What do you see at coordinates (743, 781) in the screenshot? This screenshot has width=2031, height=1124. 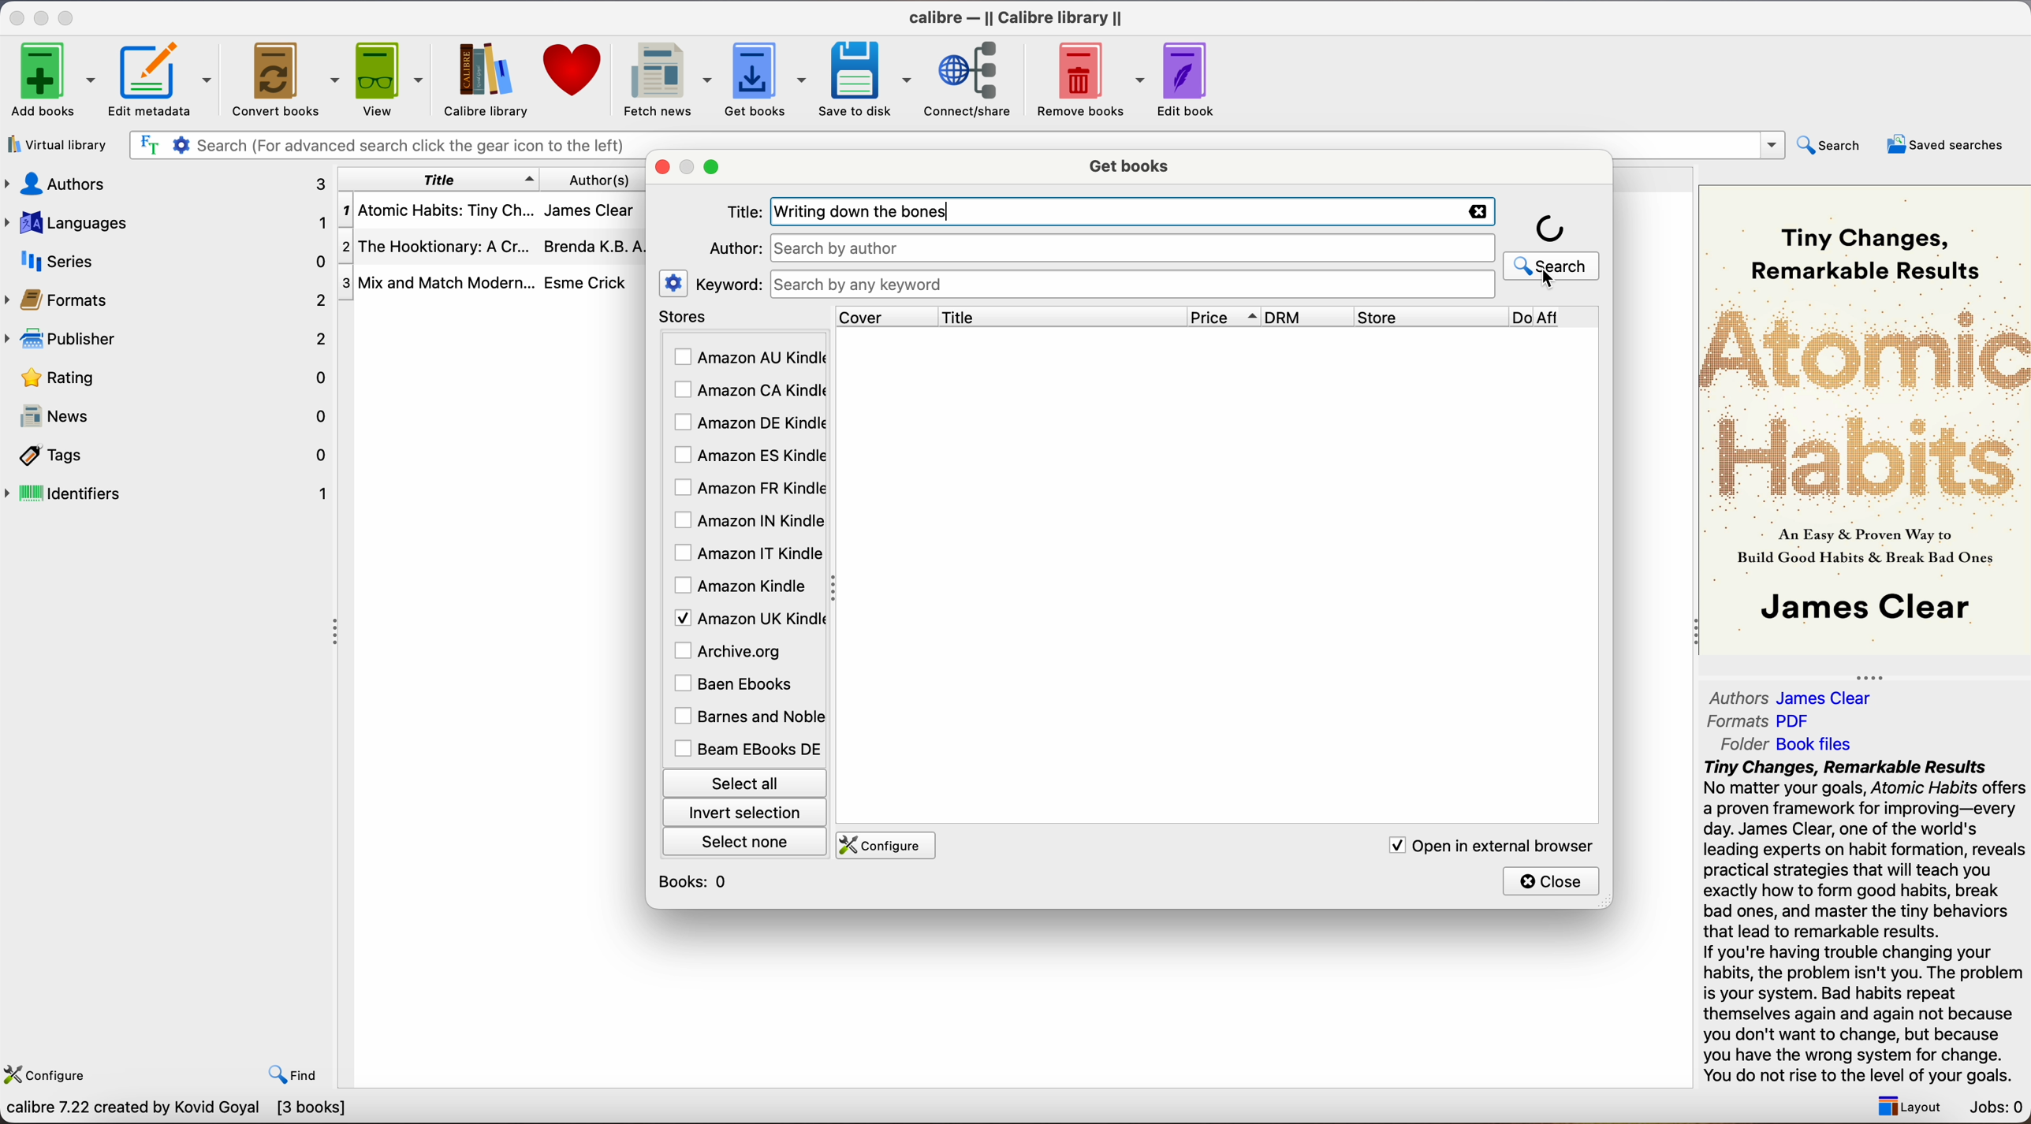 I see `select all` at bounding box center [743, 781].